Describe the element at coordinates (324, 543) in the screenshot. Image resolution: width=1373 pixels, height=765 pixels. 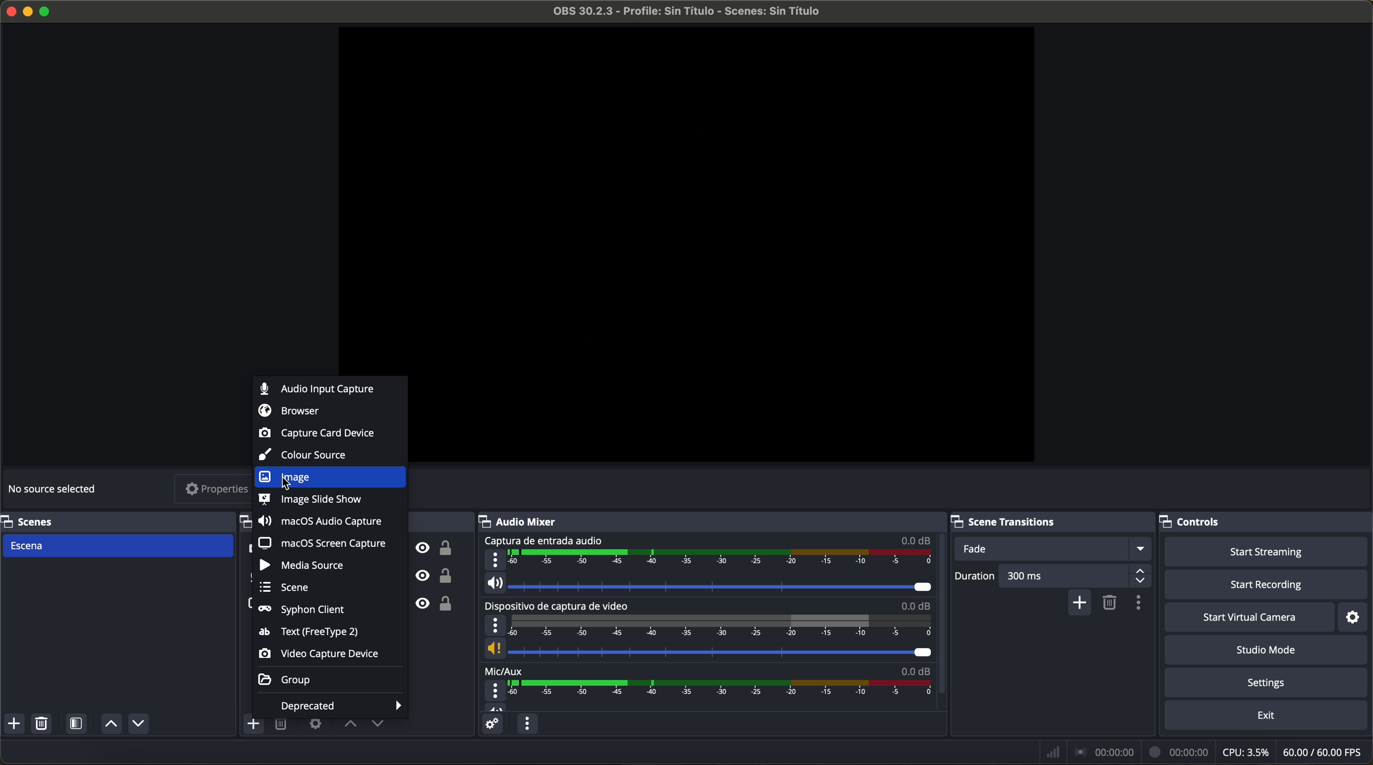
I see `macOS screen capture` at that location.